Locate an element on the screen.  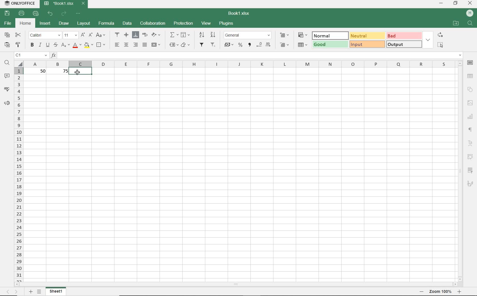
font size is located at coordinates (70, 35).